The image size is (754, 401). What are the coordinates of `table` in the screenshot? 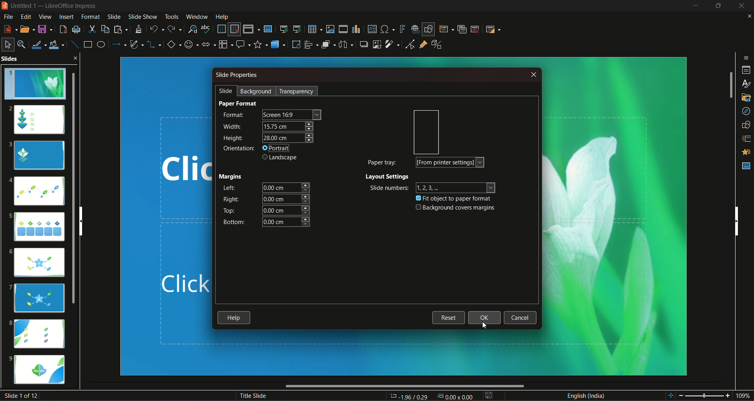 It's located at (314, 28).